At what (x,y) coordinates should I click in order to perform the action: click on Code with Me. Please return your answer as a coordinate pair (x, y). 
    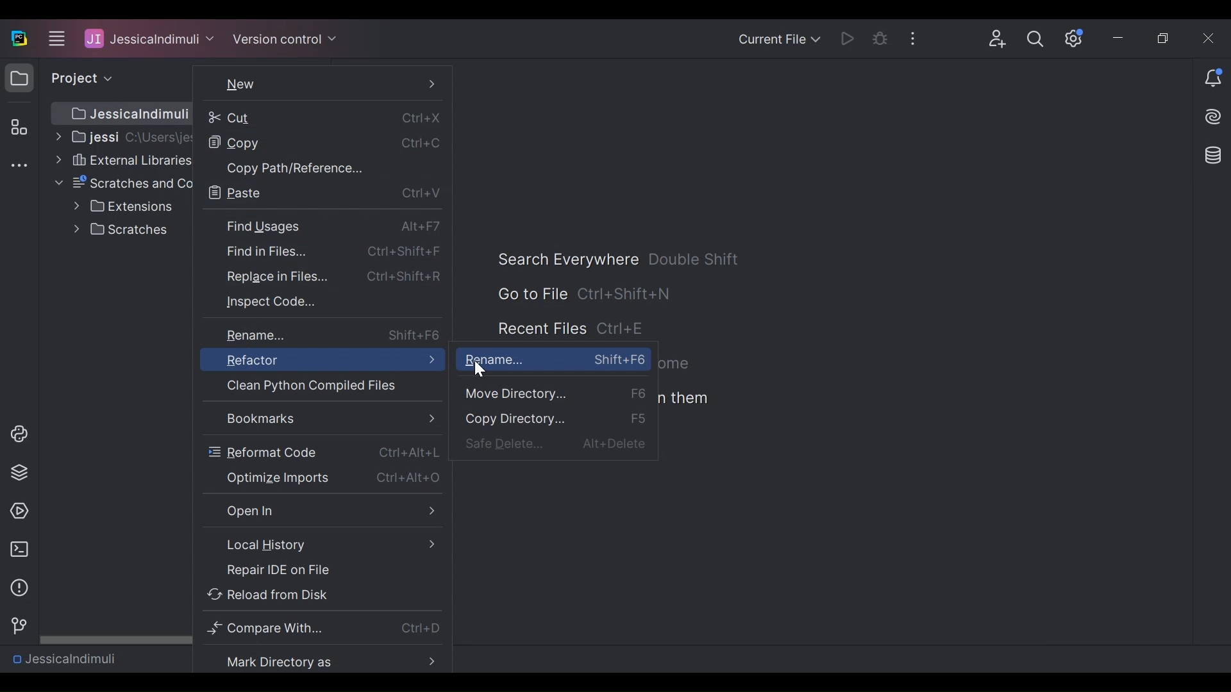
    Looking at the image, I should click on (998, 39).